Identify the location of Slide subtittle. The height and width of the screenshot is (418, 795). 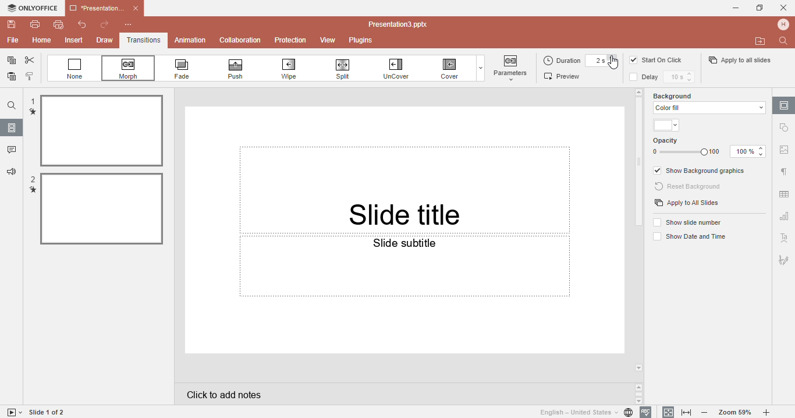
(404, 294).